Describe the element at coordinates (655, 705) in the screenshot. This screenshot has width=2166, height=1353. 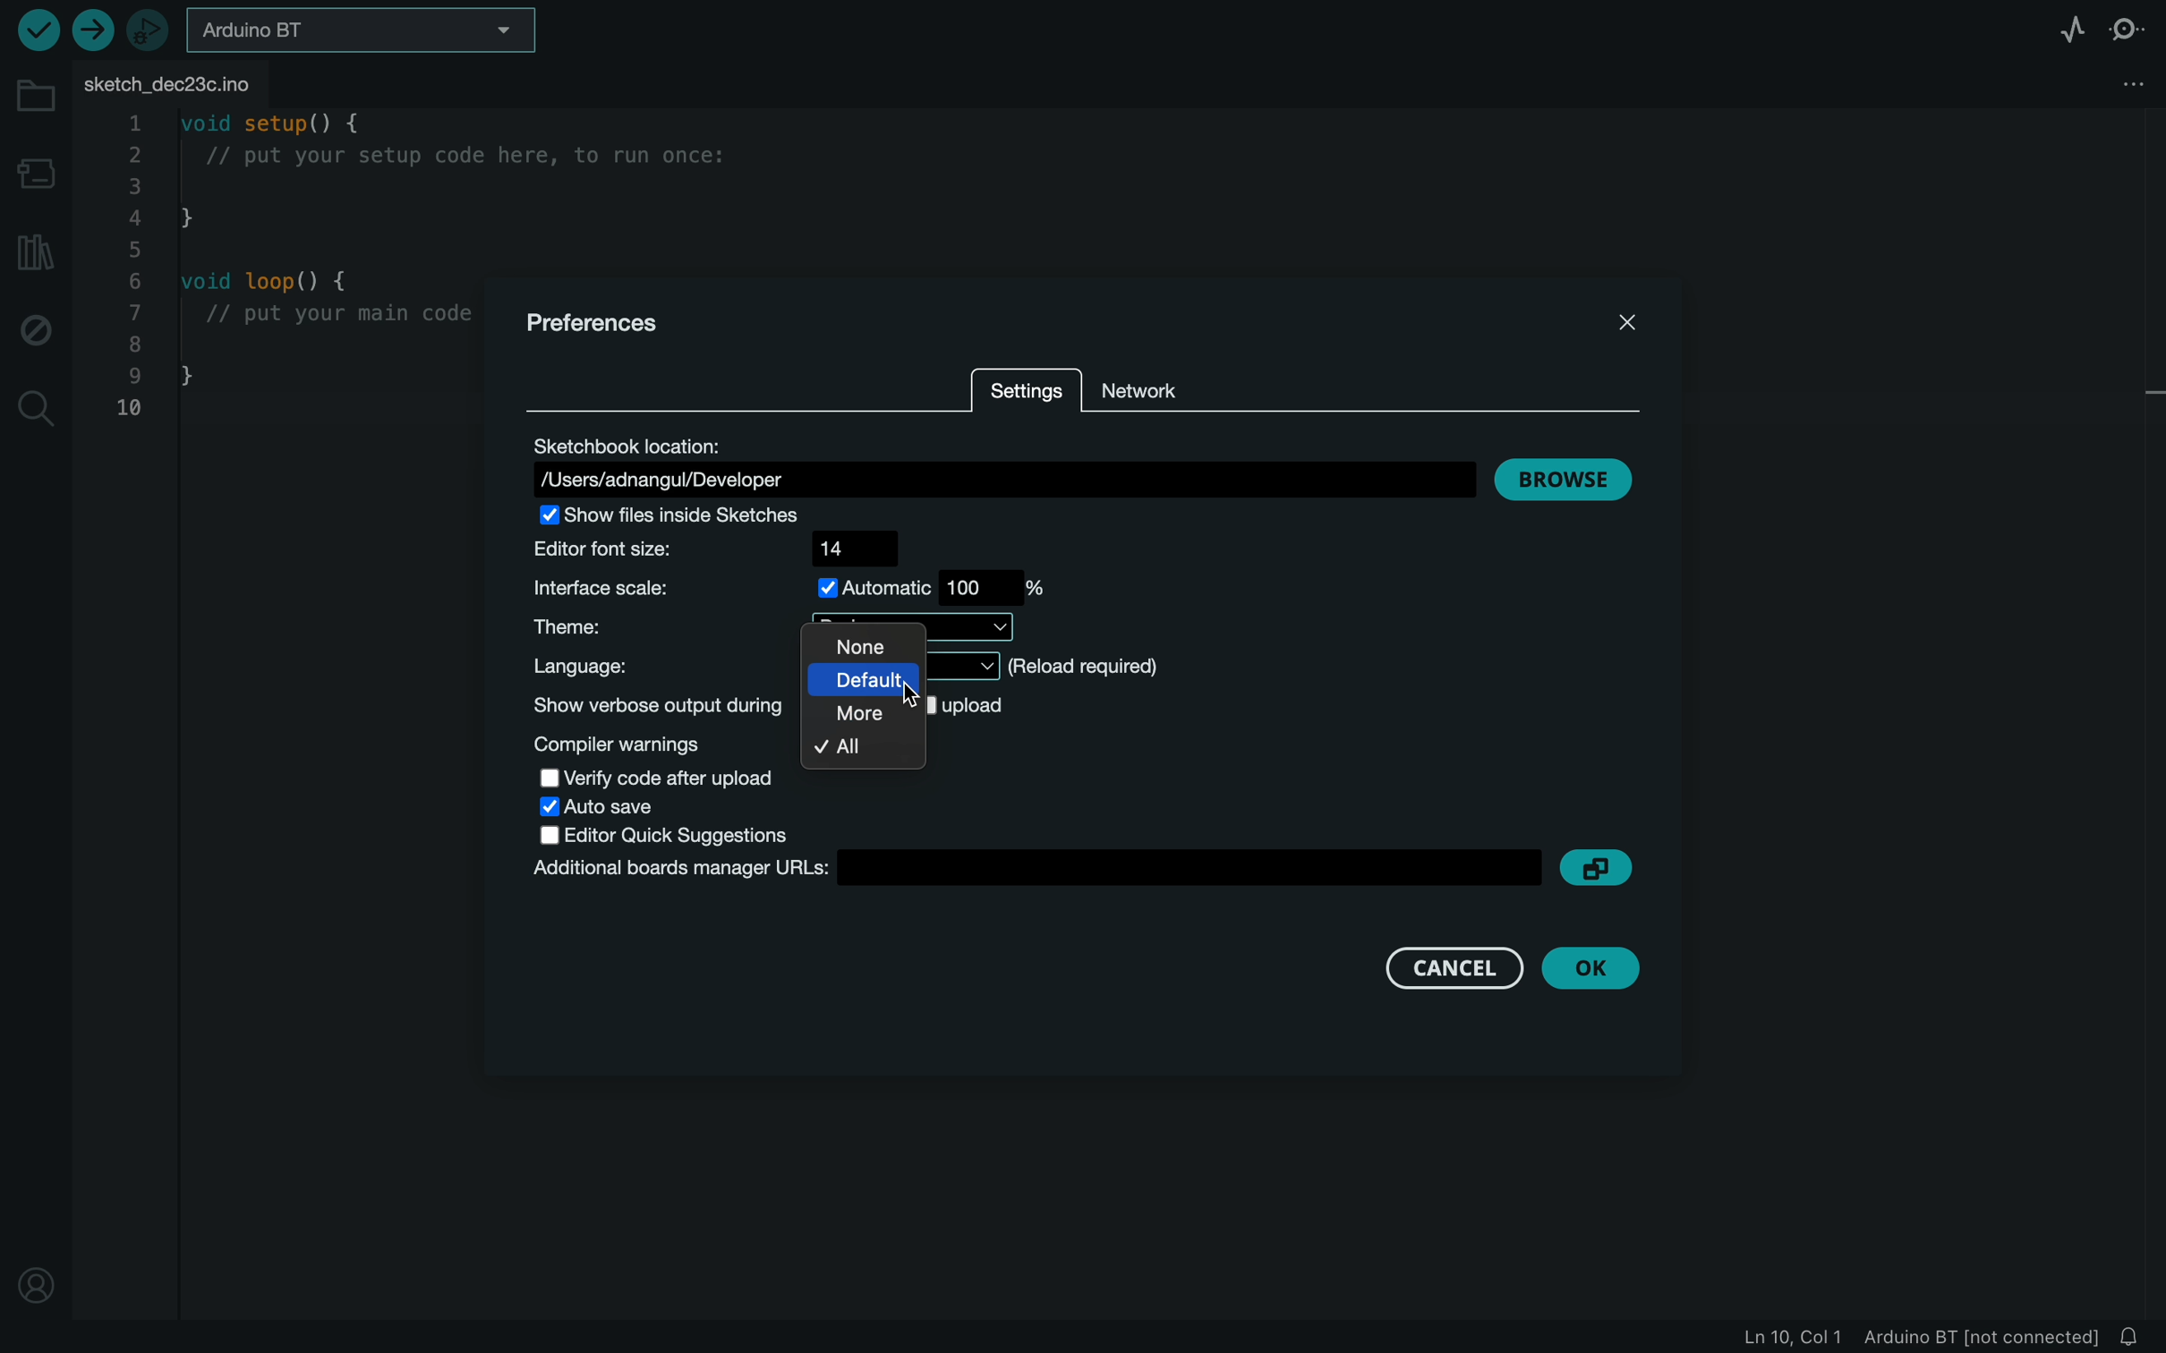
I see `show verbose outpur` at that location.